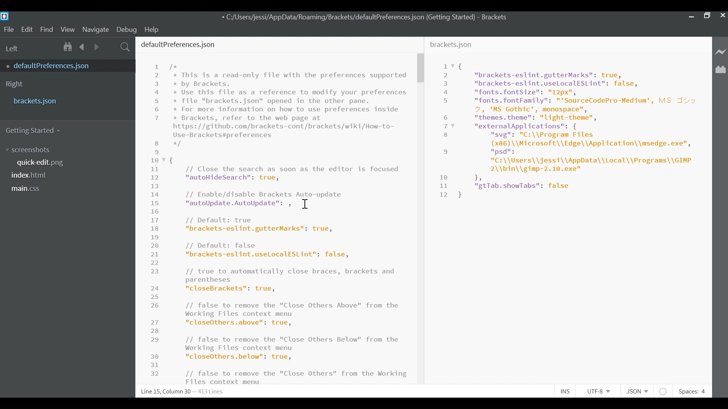  What do you see at coordinates (305, 204) in the screenshot?
I see `cursor` at bounding box center [305, 204].